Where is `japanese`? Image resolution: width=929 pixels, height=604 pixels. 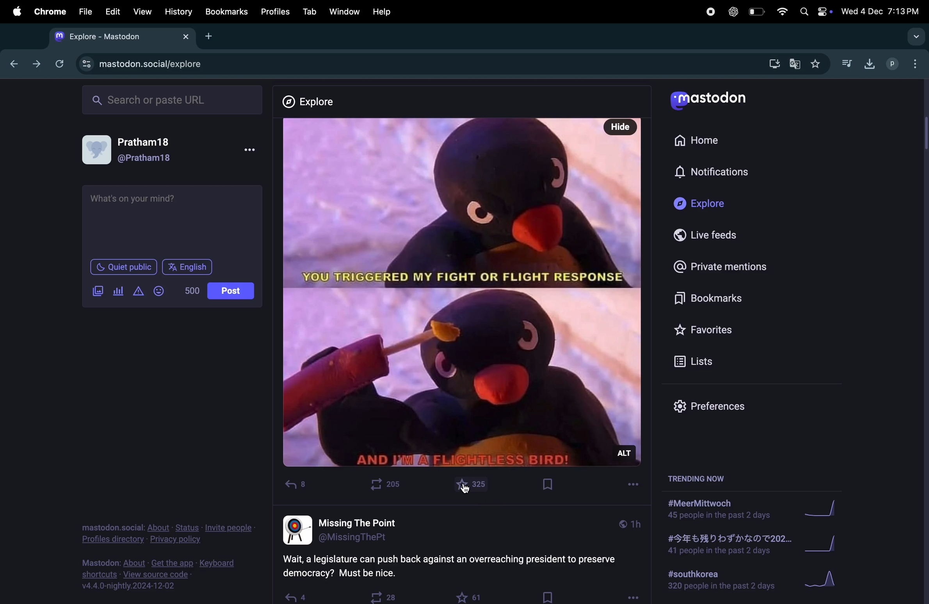 japanese is located at coordinates (726, 543).